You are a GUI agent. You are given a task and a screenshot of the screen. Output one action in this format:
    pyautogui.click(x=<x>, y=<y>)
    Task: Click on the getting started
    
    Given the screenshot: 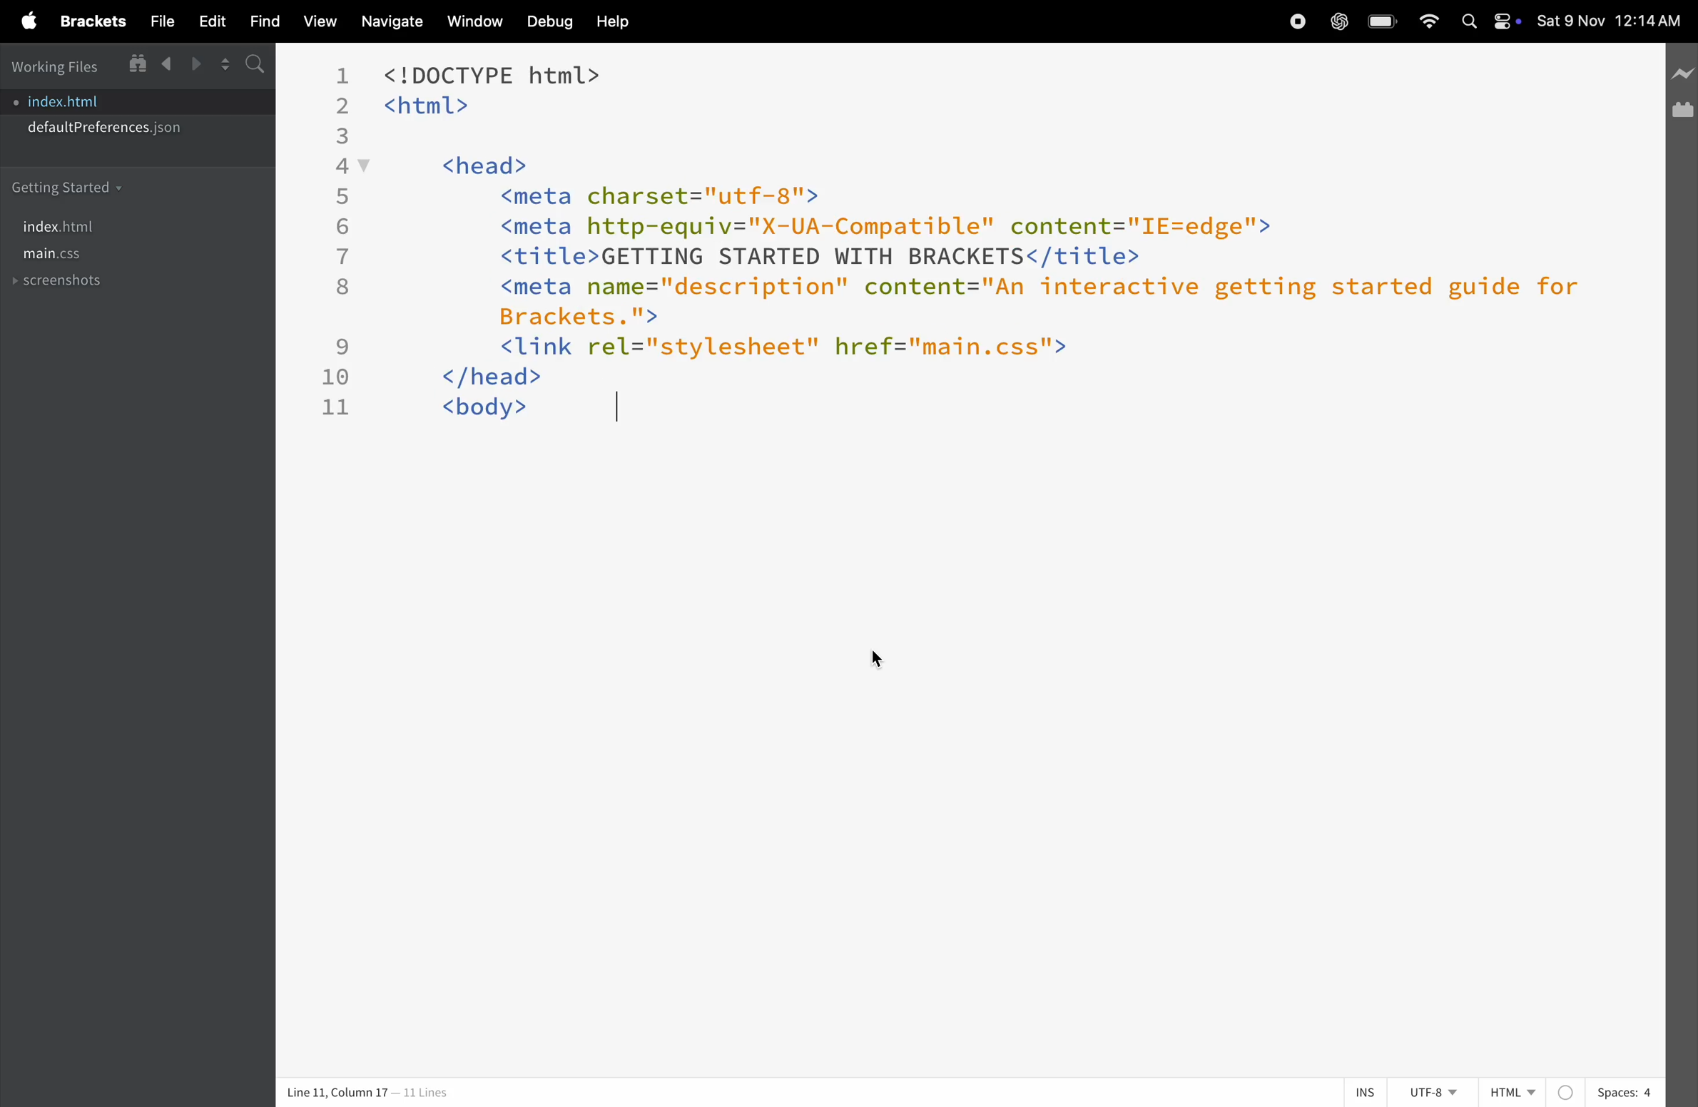 What is the action you would take?
    pyautogui.click(x=121, y=188)
    